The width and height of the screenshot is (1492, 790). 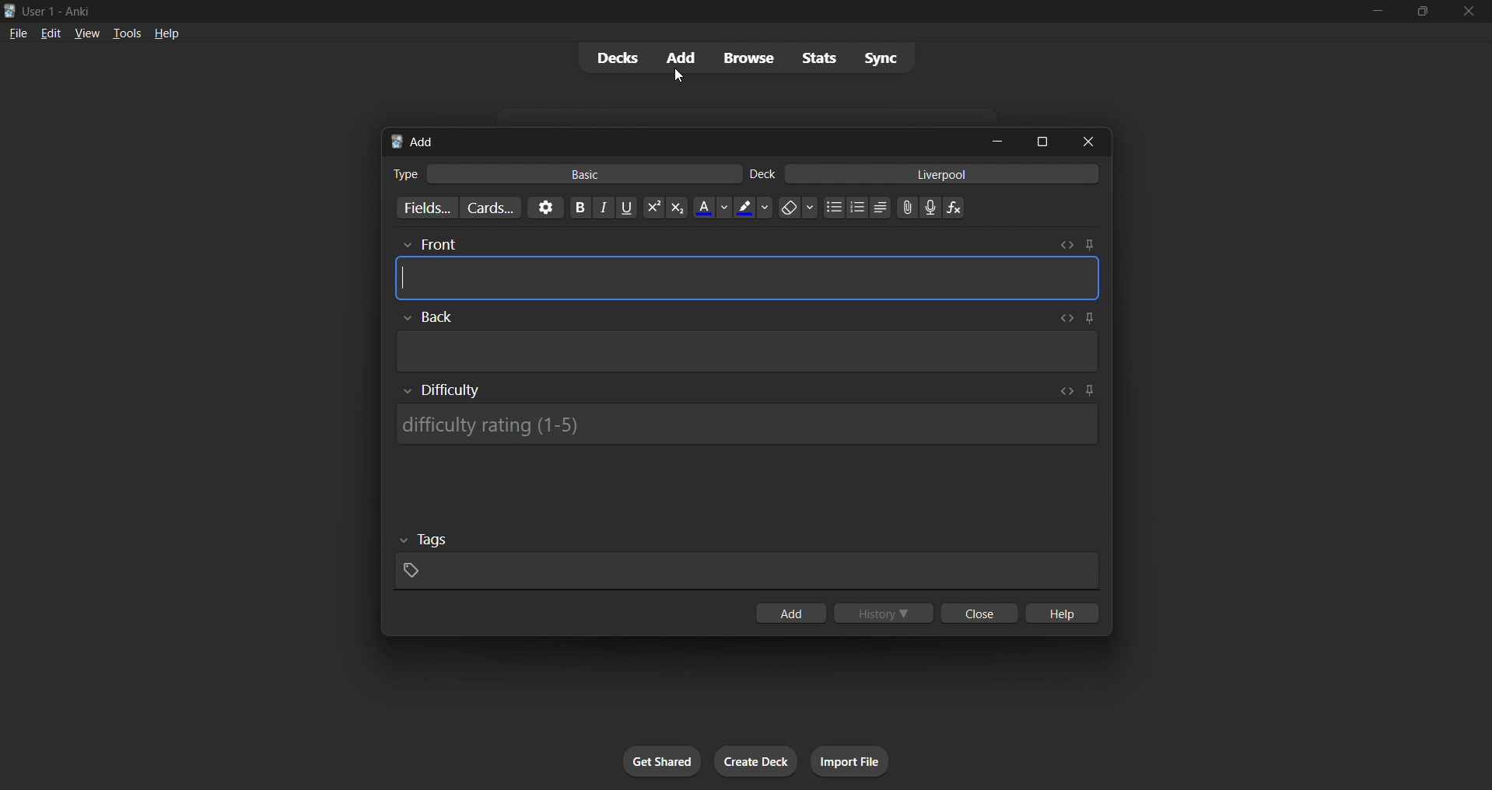 What do you see at coordinates (1064, 614) in the screenshot?
I see `hlep` at bounding box center [1064, 614].